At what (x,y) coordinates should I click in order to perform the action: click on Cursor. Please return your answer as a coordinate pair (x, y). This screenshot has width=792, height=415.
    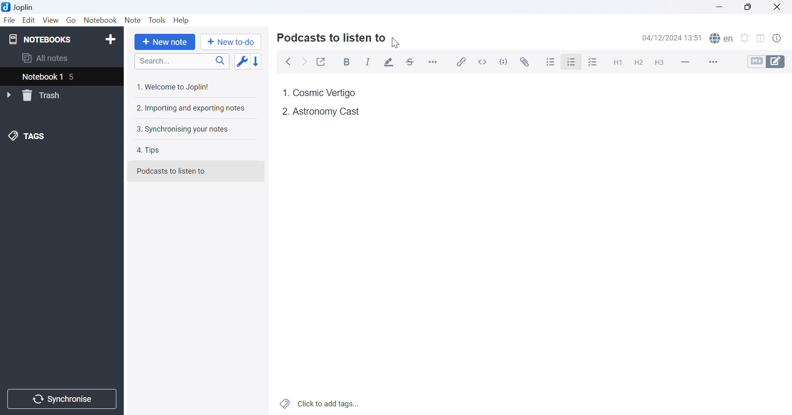
    Looking at the image, I should click on (396, 42).